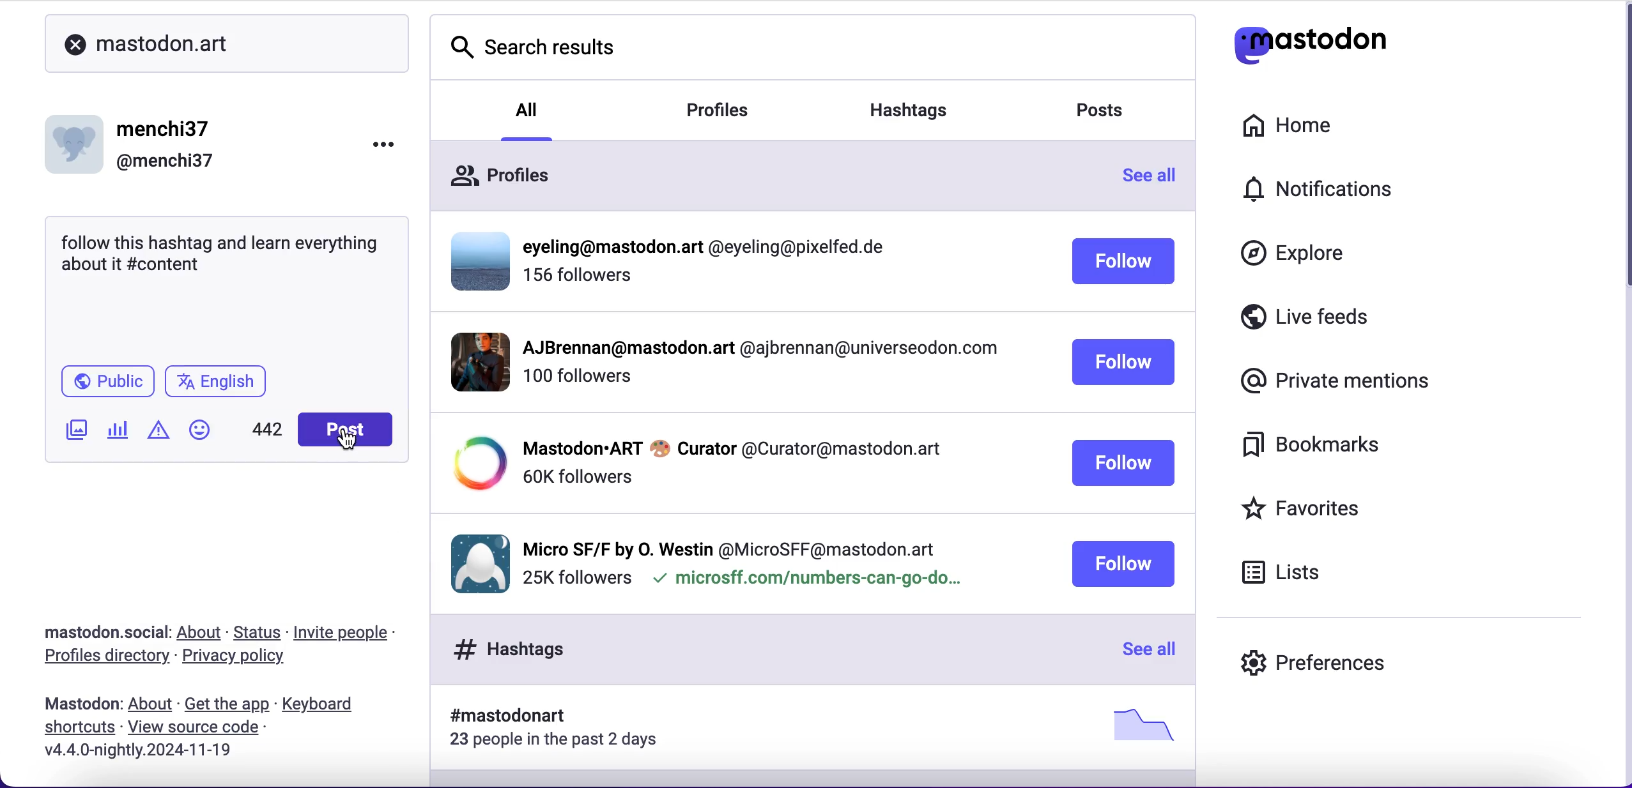 This screenshot has width=1632, height=788. What do you see at coordinates (1334, 508) in the screenshot?
I see `favorites` at bounding box center [1334, 508].